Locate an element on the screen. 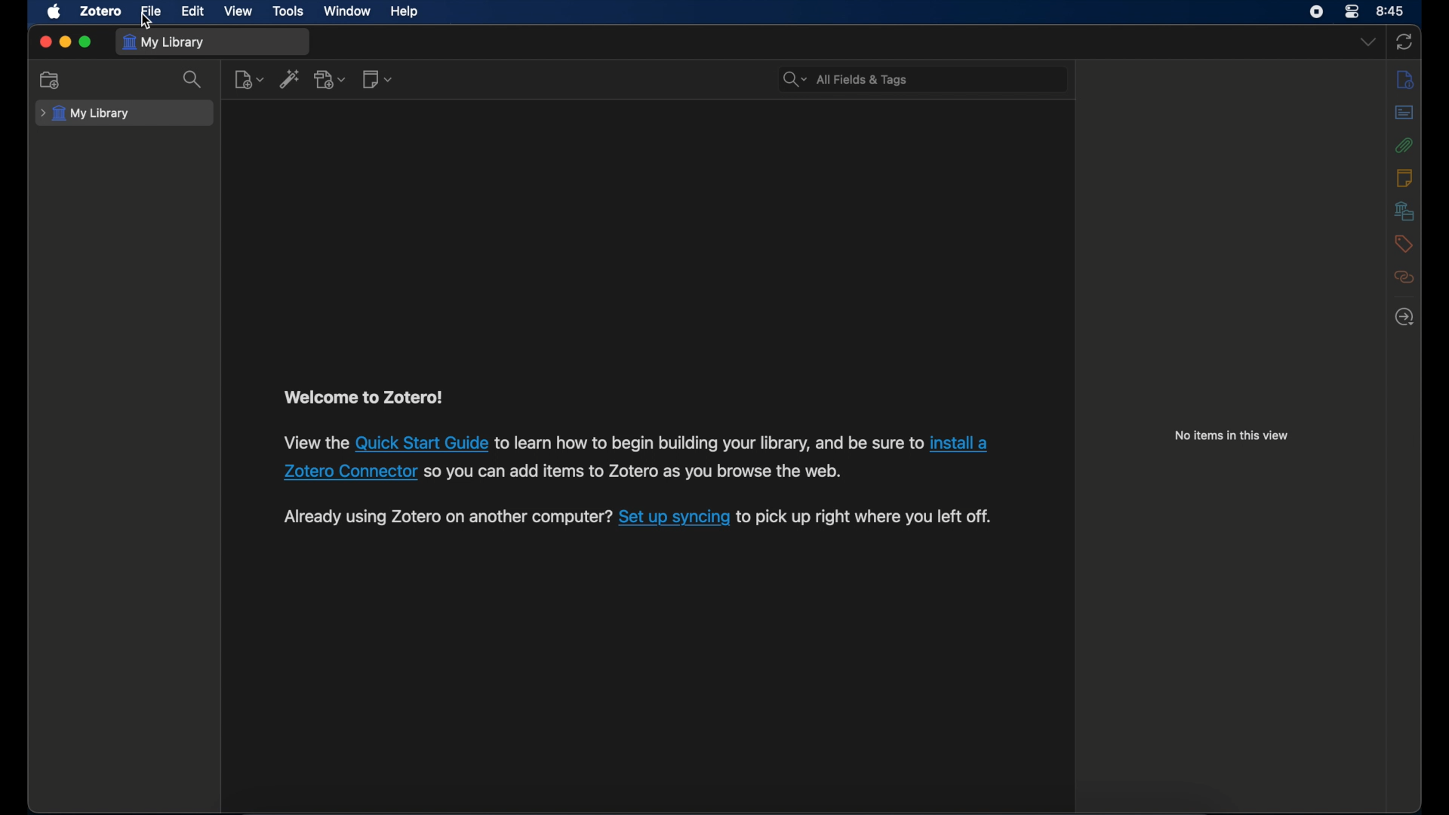 This screenshot has height=815, width=1449. 8.45 is located at coordinates (1391, 10).